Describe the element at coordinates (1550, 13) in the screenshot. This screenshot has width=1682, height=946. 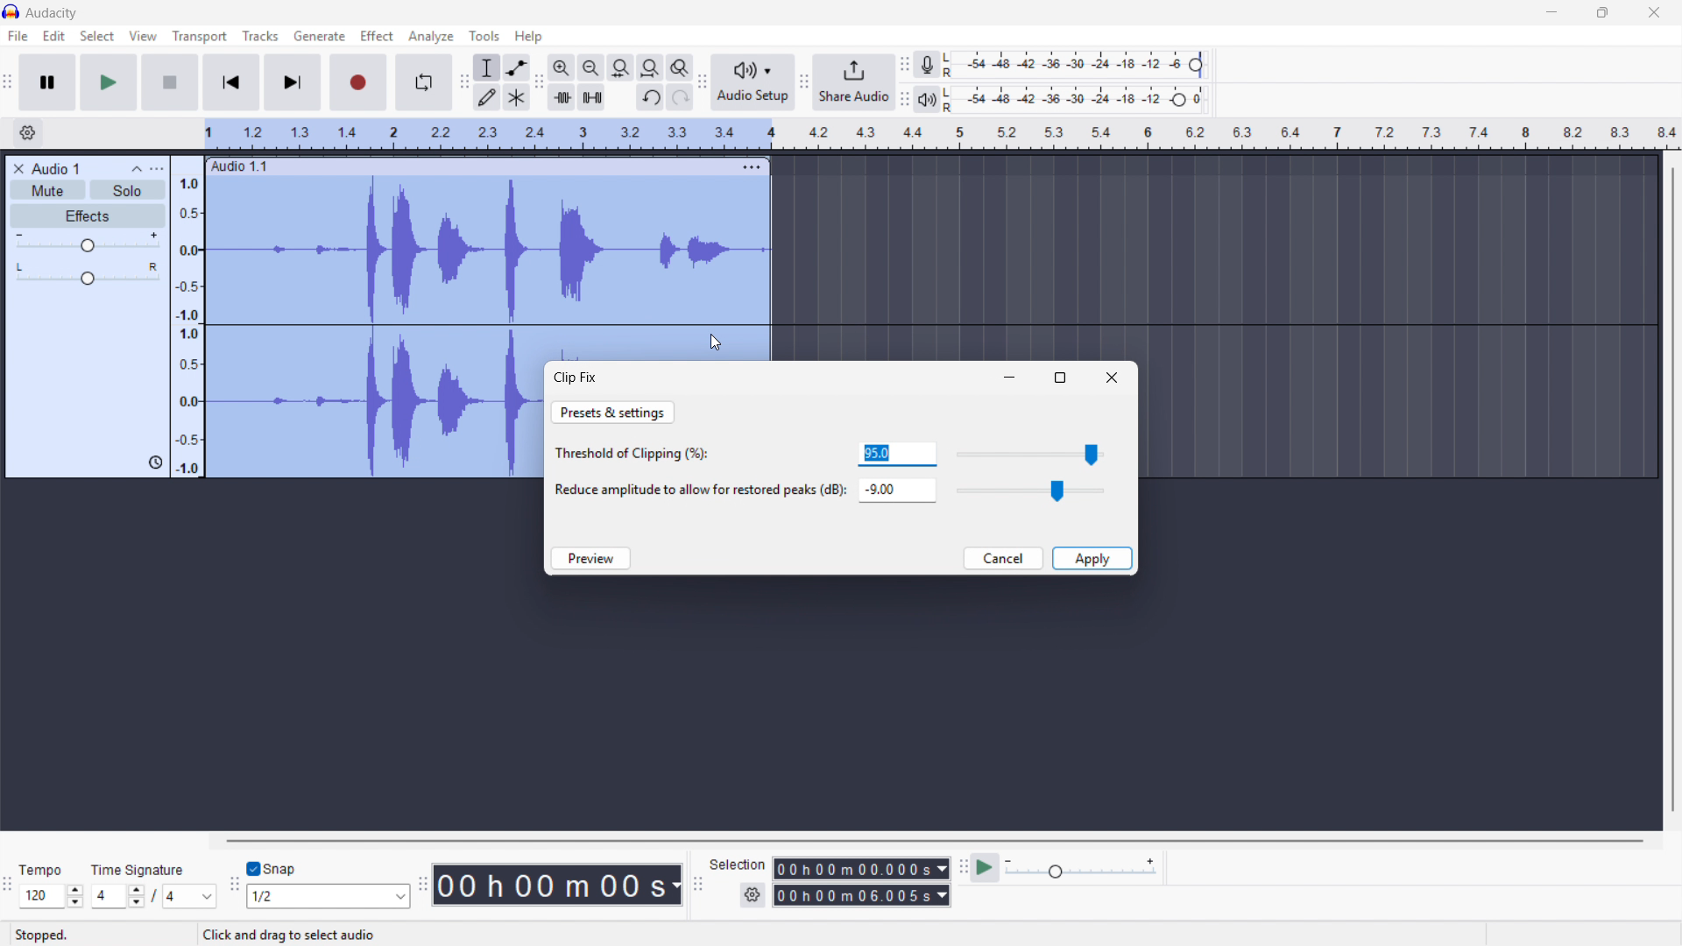
I see `minimise` at that location.